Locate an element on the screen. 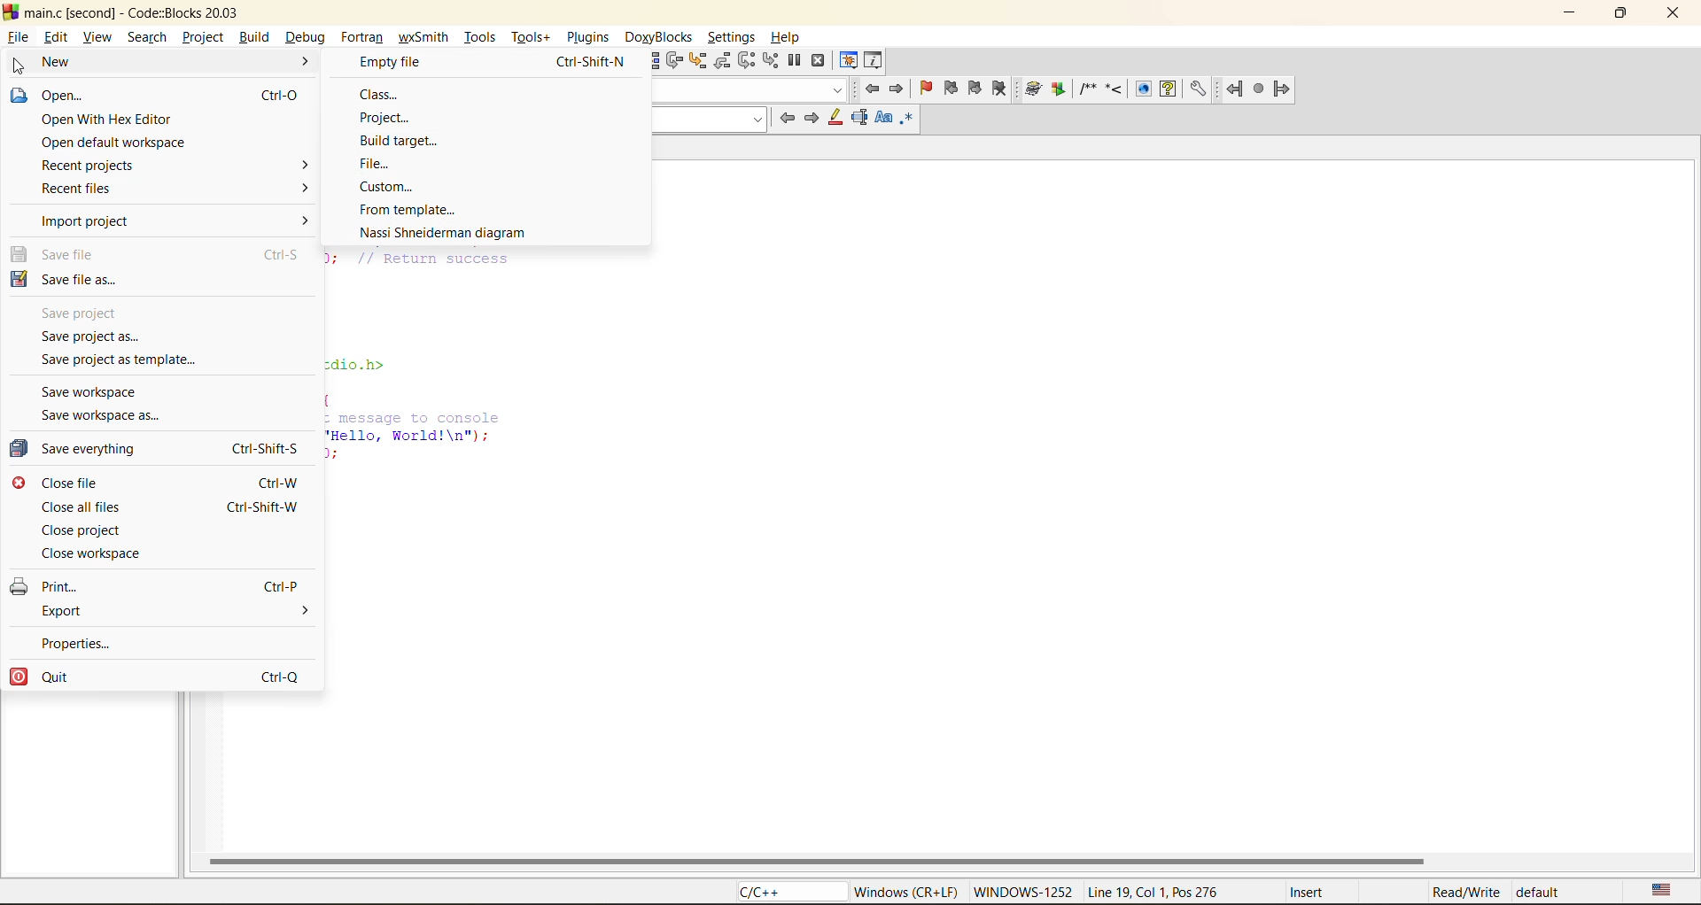 The height and width of the screenshot is (905, 1701). file is located at coordinates (389, 162).